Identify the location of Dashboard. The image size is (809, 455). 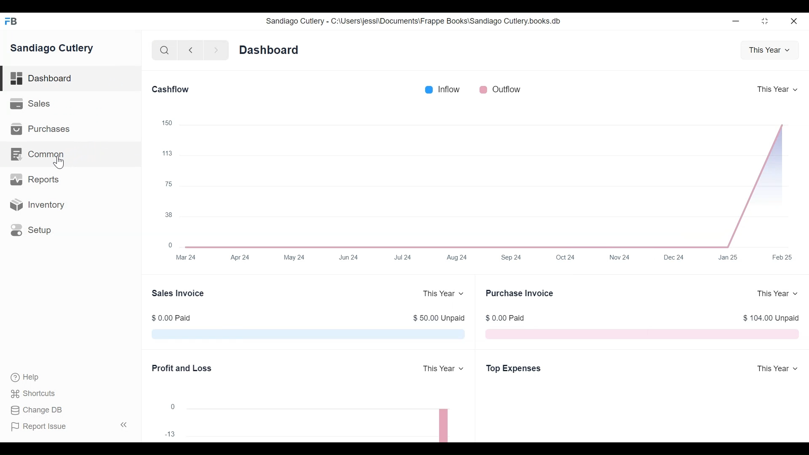
(270, 49).